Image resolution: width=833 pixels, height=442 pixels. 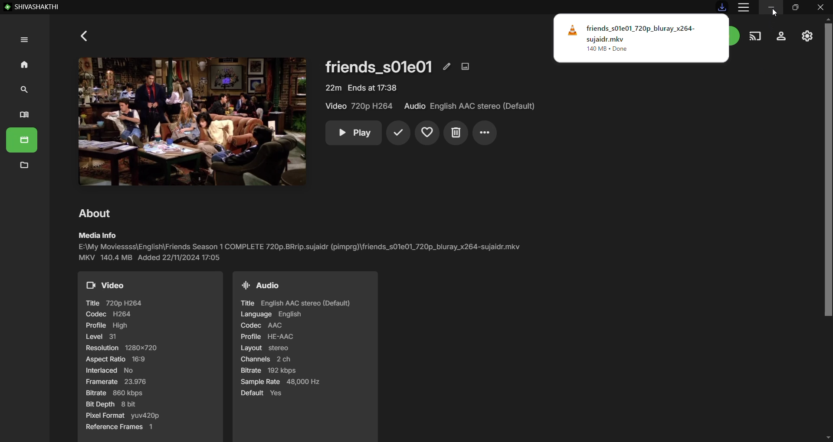 I want to click on SHIVASHAKTHI - Emby App Server Name, so click(x=32, y=7).